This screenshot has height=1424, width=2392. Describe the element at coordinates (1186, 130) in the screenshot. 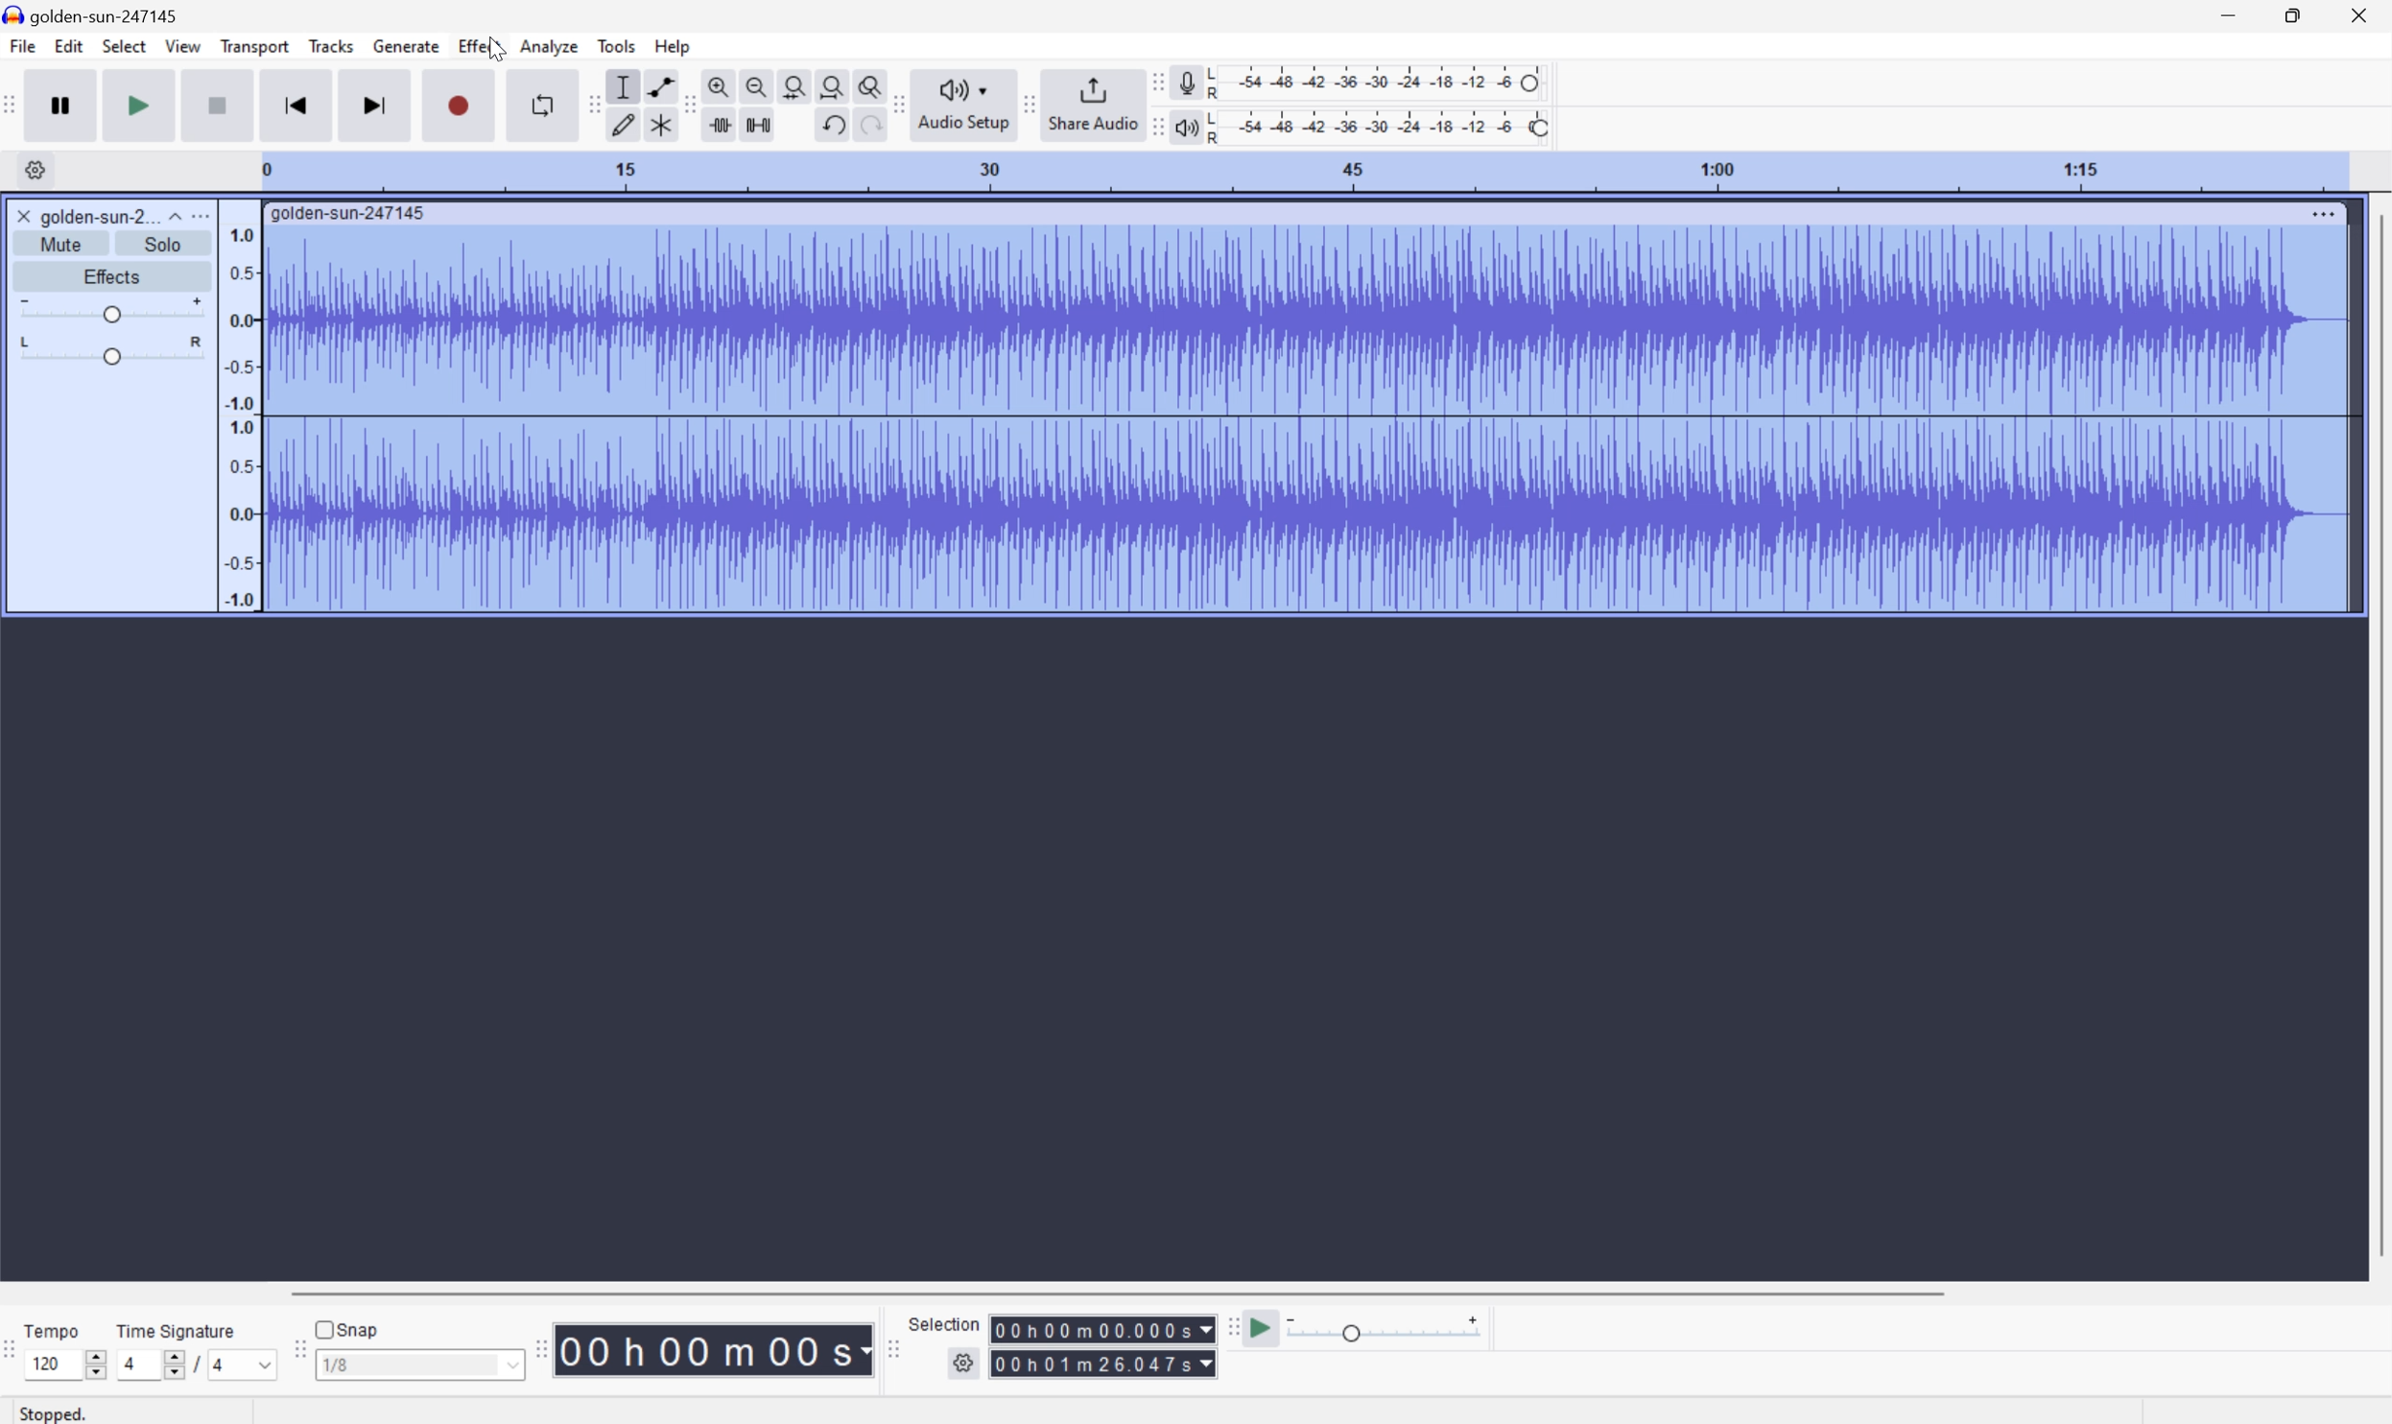

I see `Playback meter` at that location.